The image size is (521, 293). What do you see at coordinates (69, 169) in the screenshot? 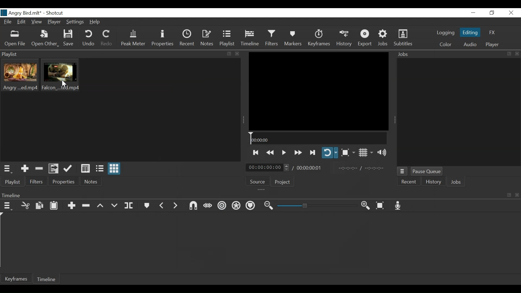
I see `Update` at bounding box center [69, 169].